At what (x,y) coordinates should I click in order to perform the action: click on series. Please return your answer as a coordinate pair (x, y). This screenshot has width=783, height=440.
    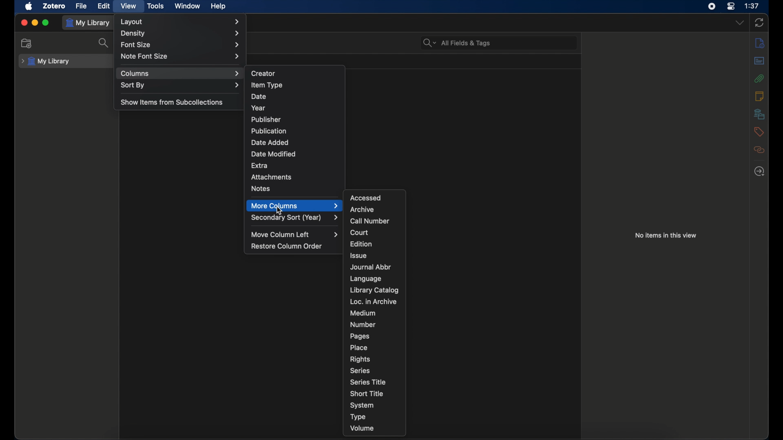
    Looking at the image, I should click on (361, 371).